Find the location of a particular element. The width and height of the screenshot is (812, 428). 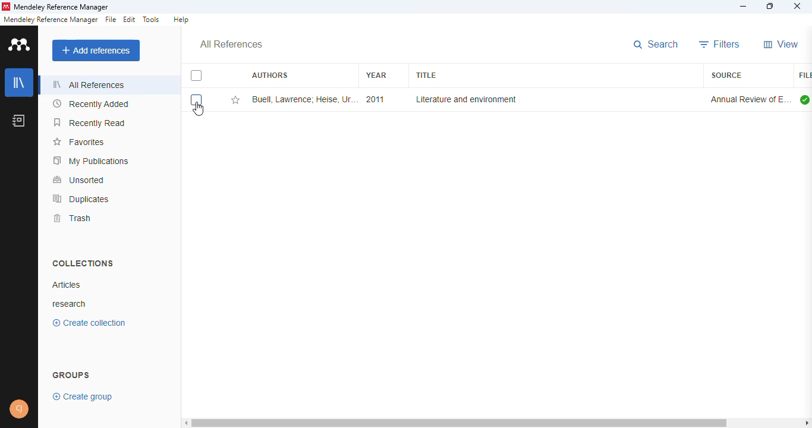

file is located at coordinates (804, 75).